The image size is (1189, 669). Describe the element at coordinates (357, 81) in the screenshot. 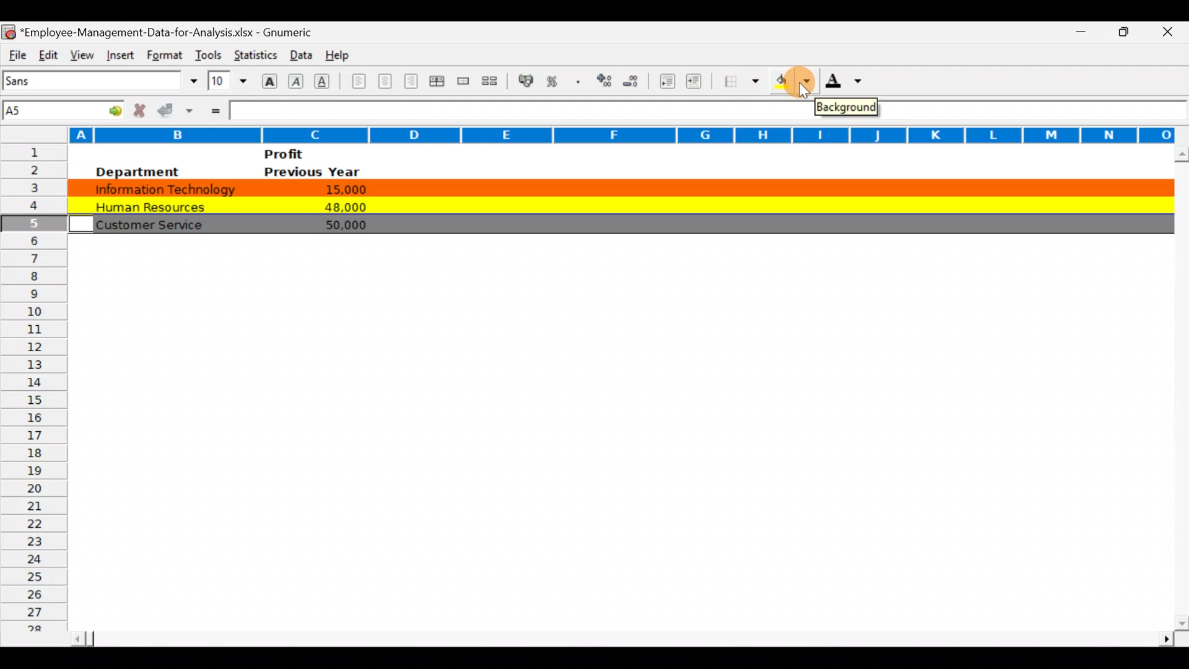

I see `Align left` at that location.